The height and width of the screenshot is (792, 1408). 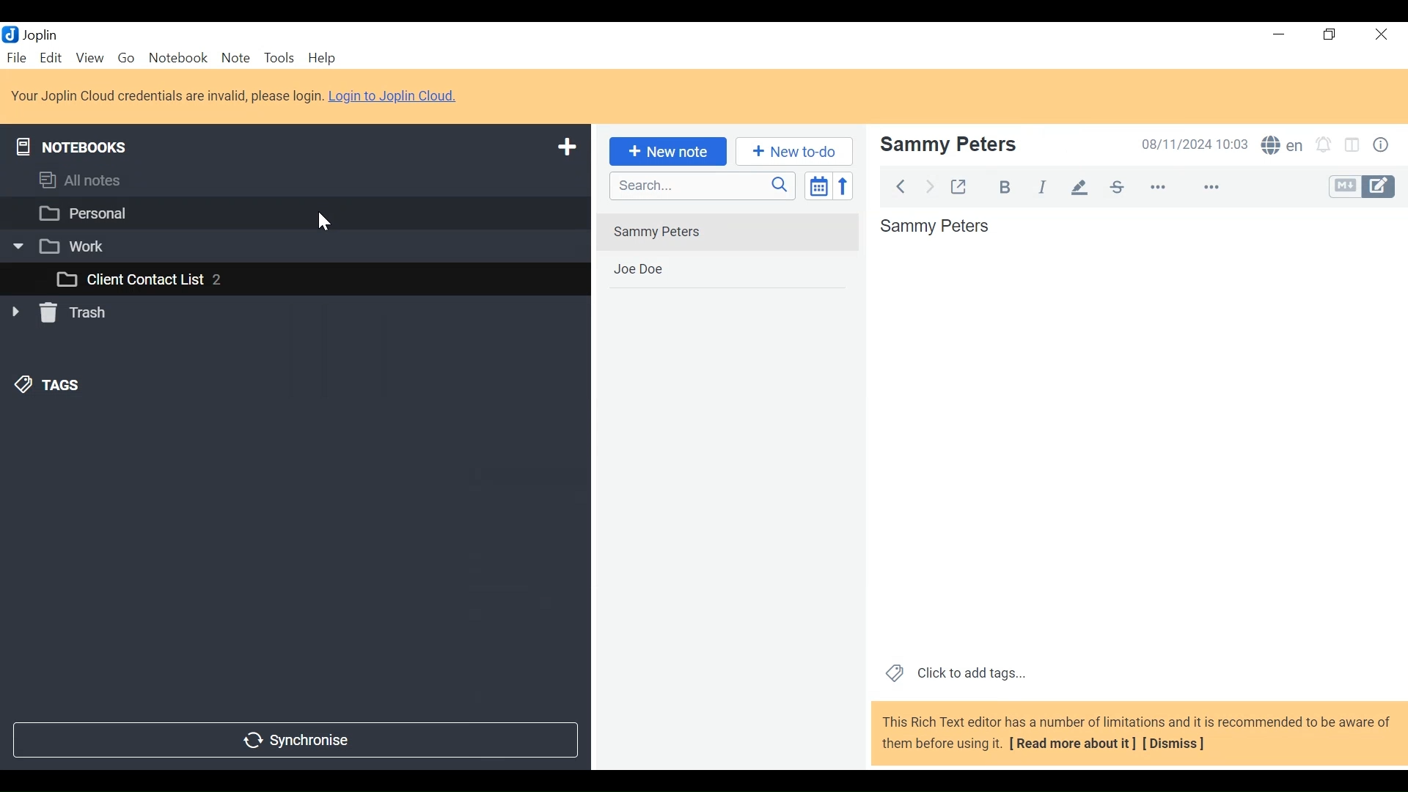 What do you see at coordinates (727, 232) in the screenshot?
I see `Sammy Peters` at bounding box center [727, 232].